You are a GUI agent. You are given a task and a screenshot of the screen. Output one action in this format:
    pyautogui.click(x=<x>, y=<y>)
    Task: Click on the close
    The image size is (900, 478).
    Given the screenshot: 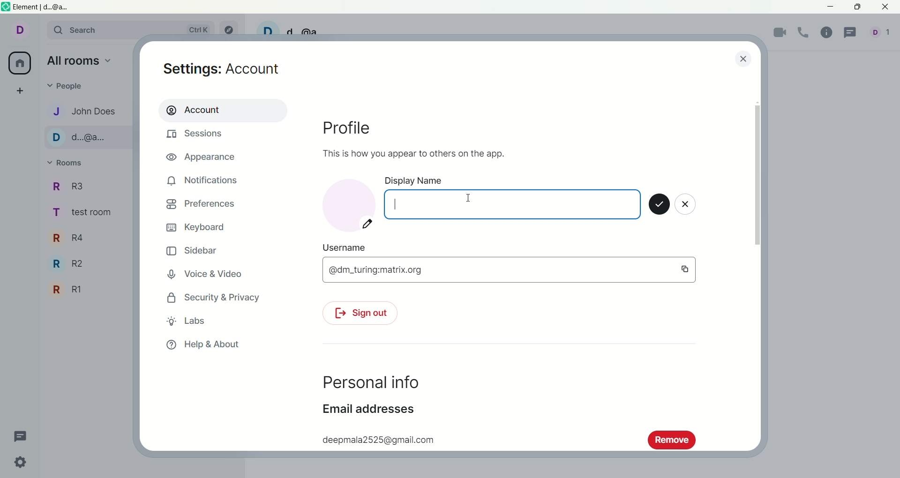 What is the action you would take?
    pyautogui.click(x=742, y=58)
    